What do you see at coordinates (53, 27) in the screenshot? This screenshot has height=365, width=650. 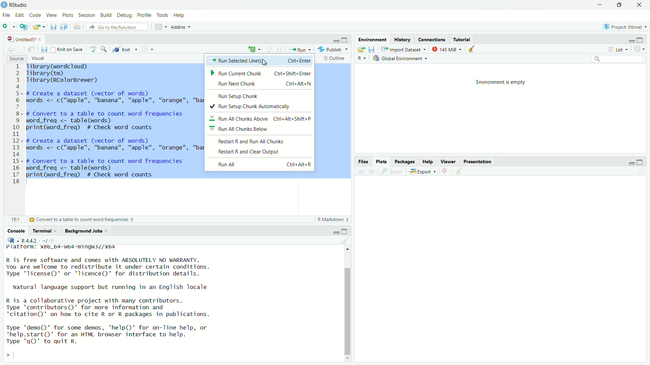 I see `Save Current Document` at bounding box center [53, 27].